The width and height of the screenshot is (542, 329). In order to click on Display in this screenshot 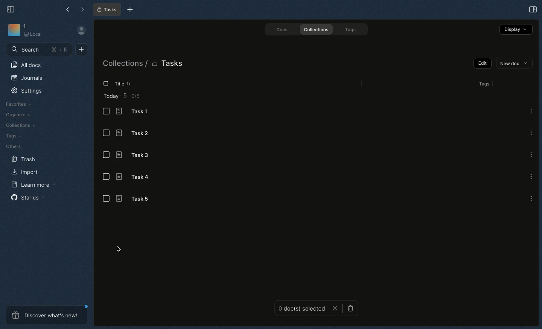, I will do `click(516, 29)`.